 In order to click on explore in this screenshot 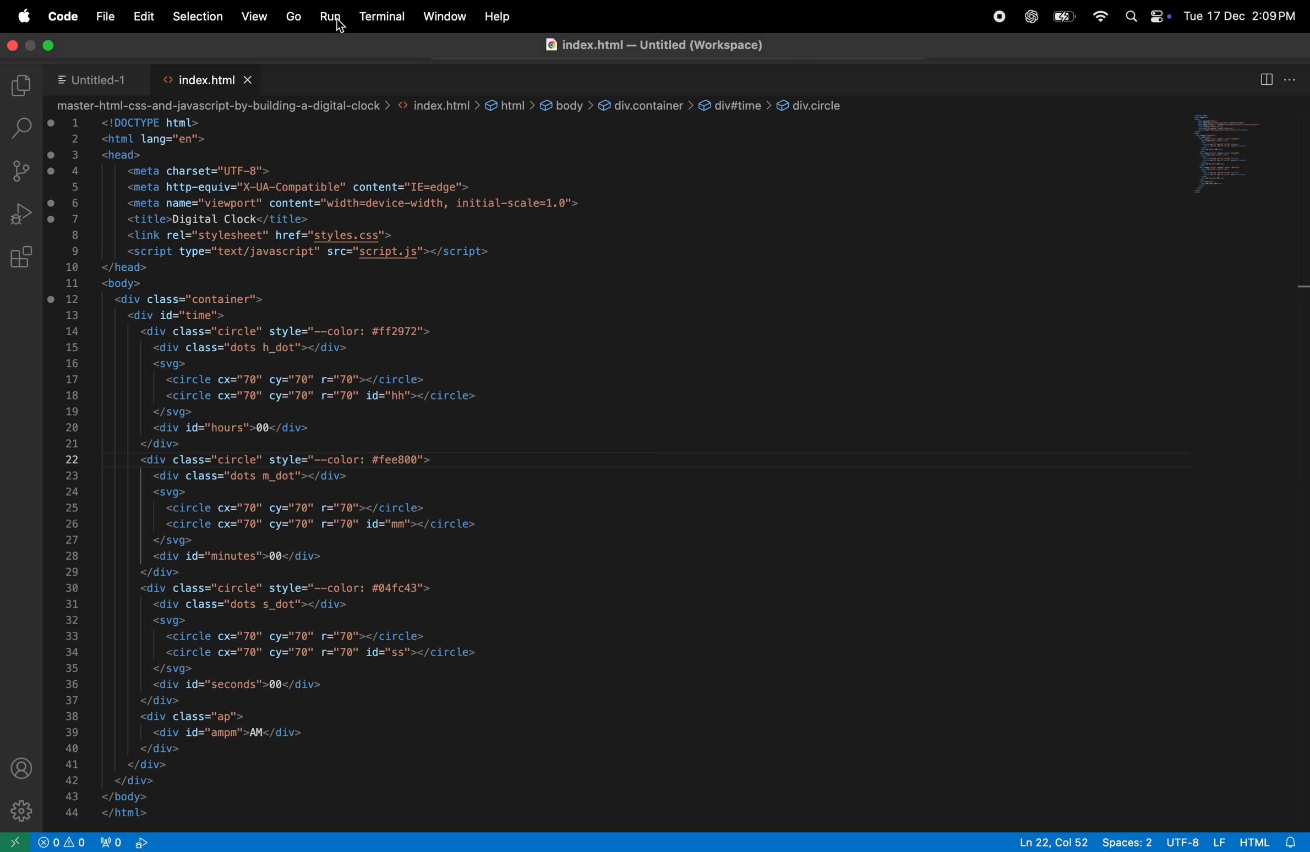, I will do `click(20, 86)`.